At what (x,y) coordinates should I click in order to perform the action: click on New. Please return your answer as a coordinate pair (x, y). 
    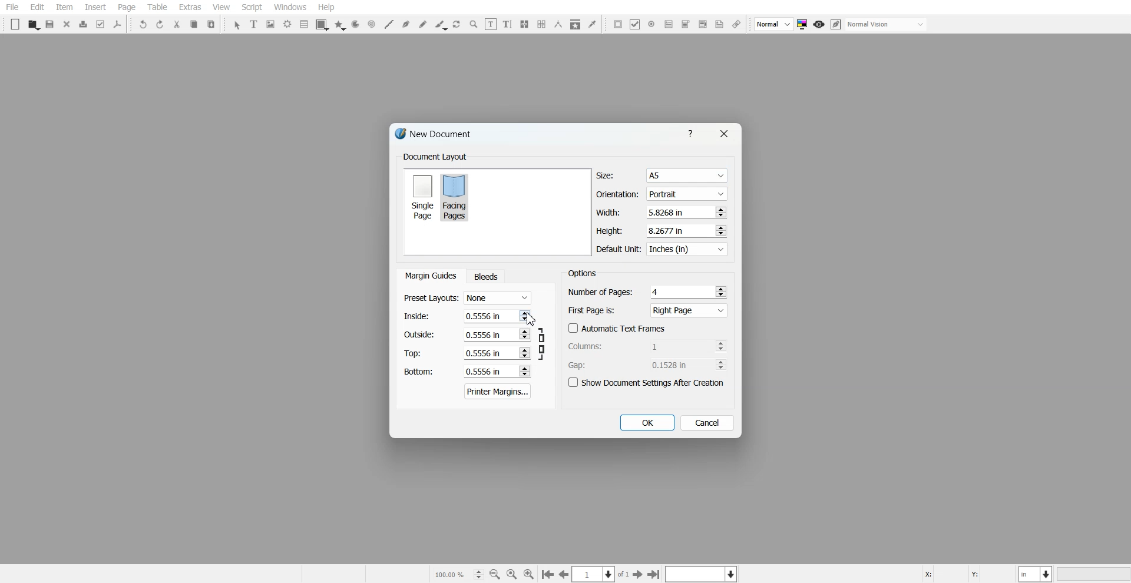
    Looking at the image, I should click on (15, 24).